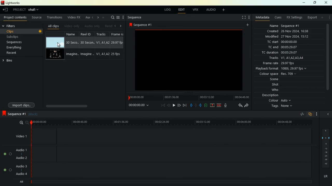 The image size is (332, 186). Describe the element at coordinates (212, 106) in the screenshot. I see `up` at that location.